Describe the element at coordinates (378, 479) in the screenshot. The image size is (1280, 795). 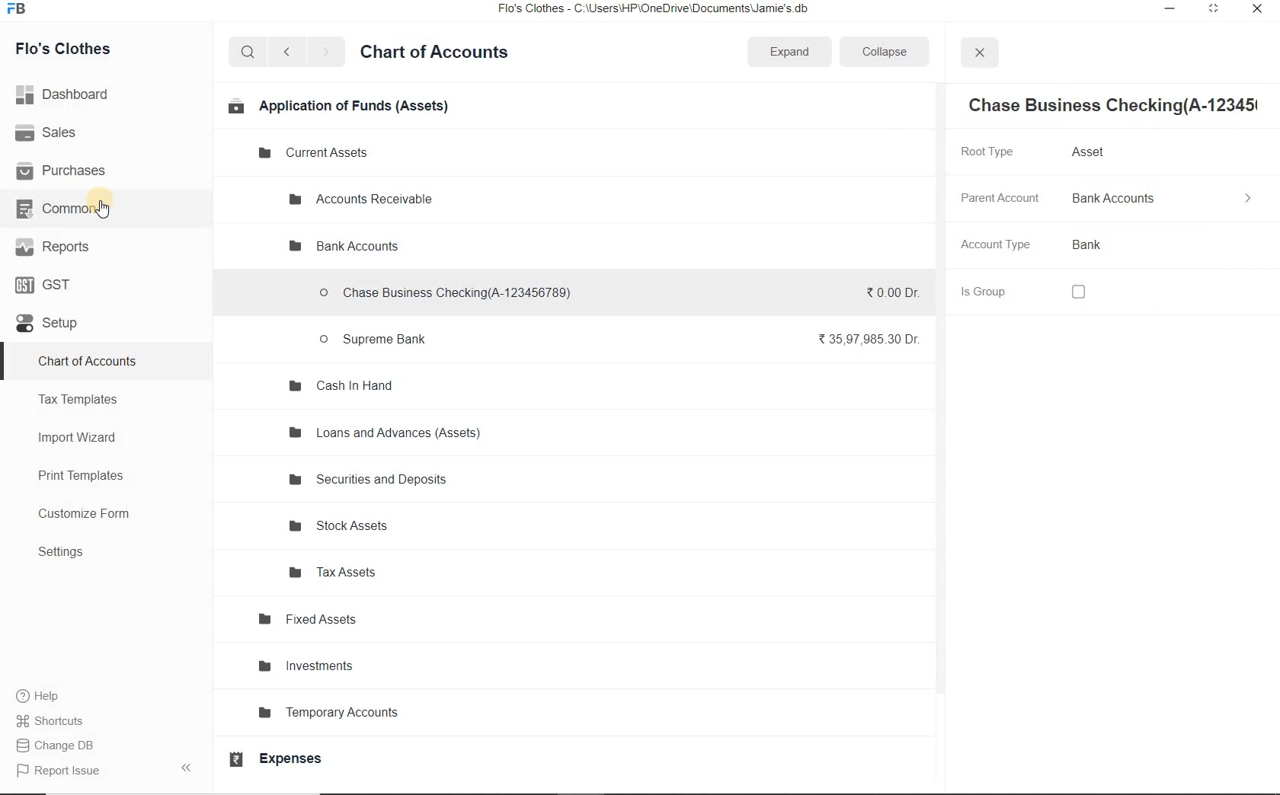
I see `Securities and Deposits` at that location.